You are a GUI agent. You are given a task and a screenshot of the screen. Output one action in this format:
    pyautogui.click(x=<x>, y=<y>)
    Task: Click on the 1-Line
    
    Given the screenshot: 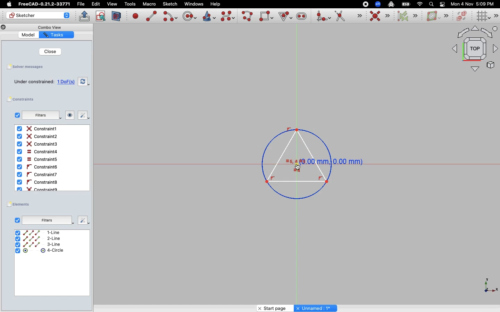 What is the action you would take?
    pyautogui.click(x=41, y=233)
    